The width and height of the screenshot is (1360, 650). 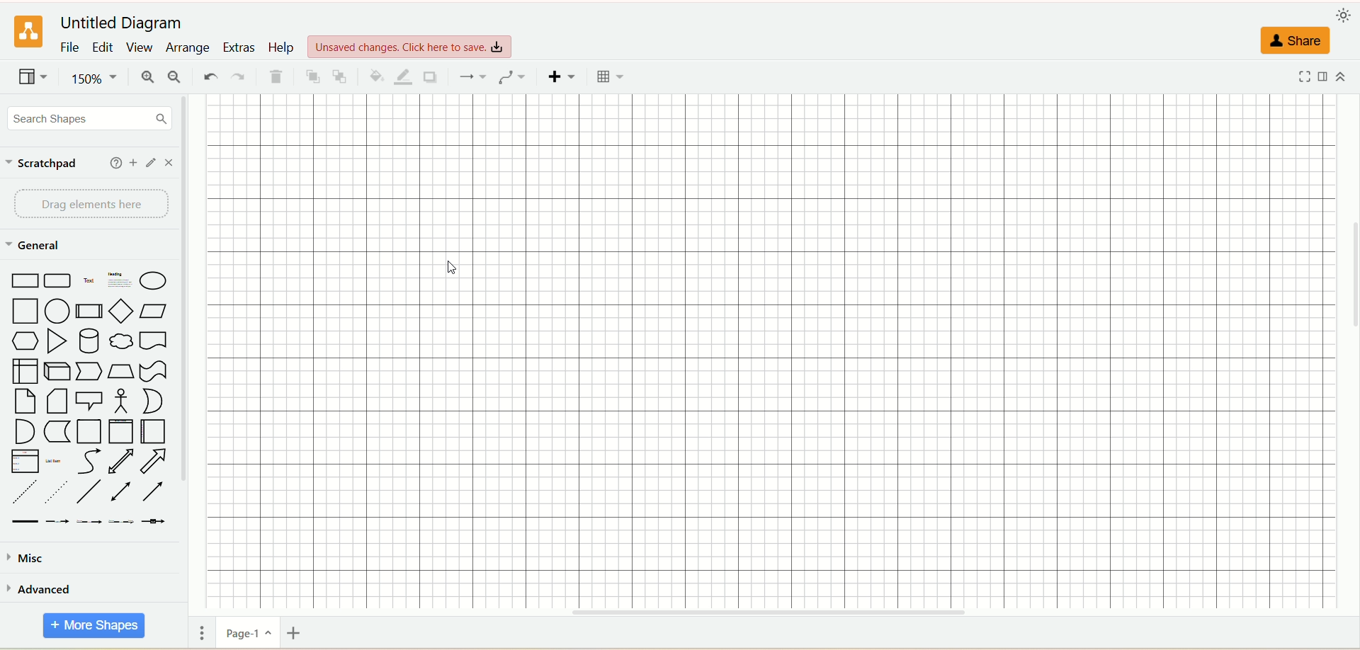 What do you see at coordinates (153, 491) in the screenshot?
I see `directional connector` at bounding box center [153, 491].